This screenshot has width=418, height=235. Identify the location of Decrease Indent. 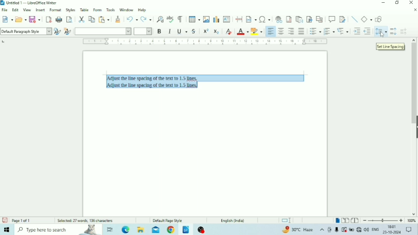
(367, 31).